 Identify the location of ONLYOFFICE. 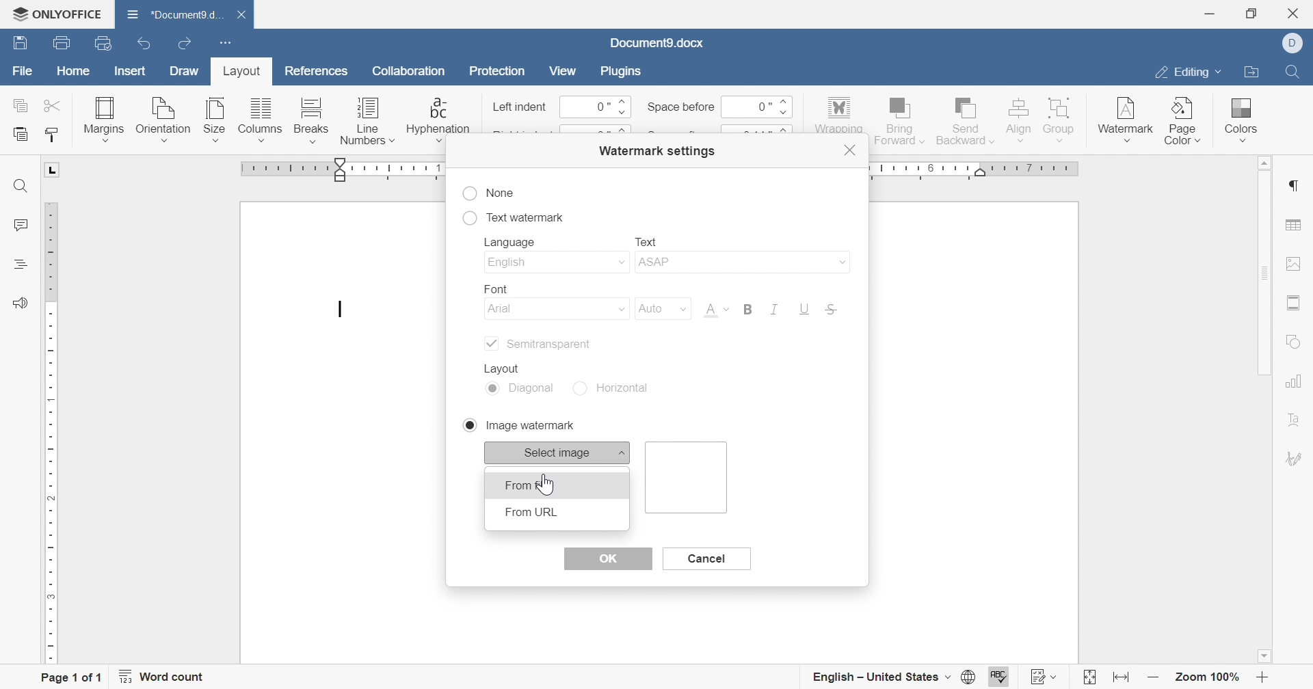
(56, 12).